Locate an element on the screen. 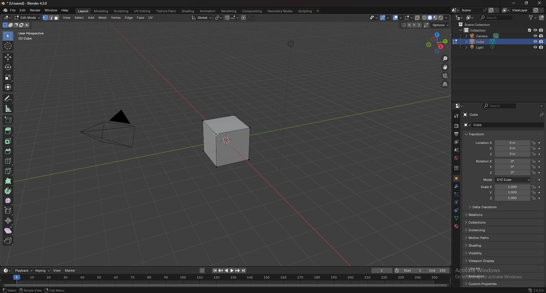 The height and width of the screenshot is (293, 546). rotation x is located at coordinates (501, 162).